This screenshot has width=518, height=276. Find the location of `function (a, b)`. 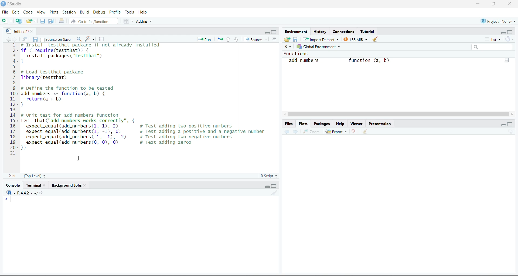

function (a, b) is located at coordinates (370, 60).